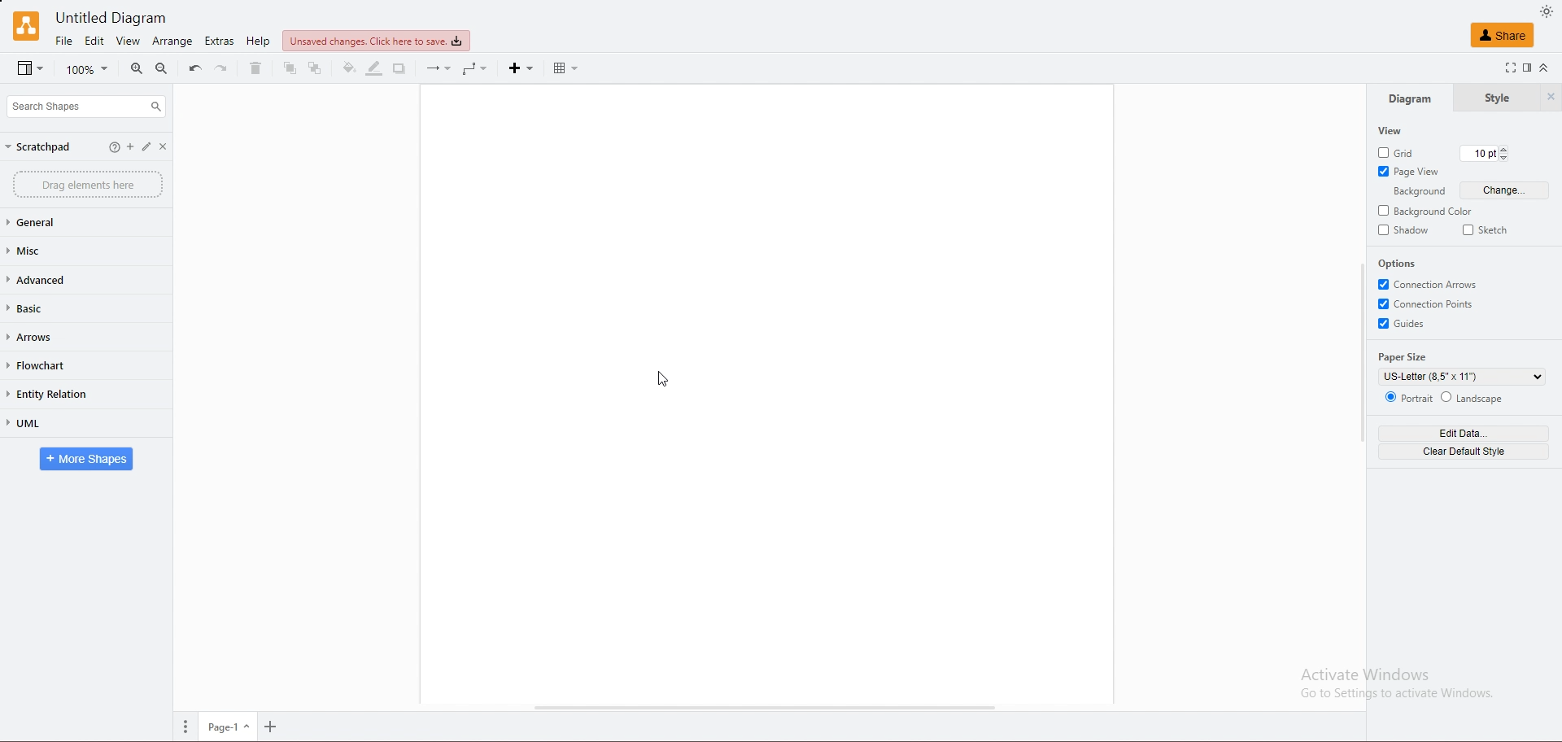 Image resolution: width=1562 pixels, height=742 pixels. I want to click on view, so click(30, 68).